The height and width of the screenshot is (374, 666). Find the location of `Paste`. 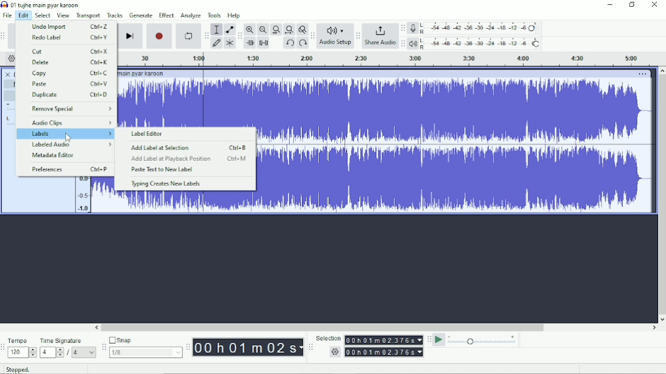

Paste is located at coordinates (70, 84).